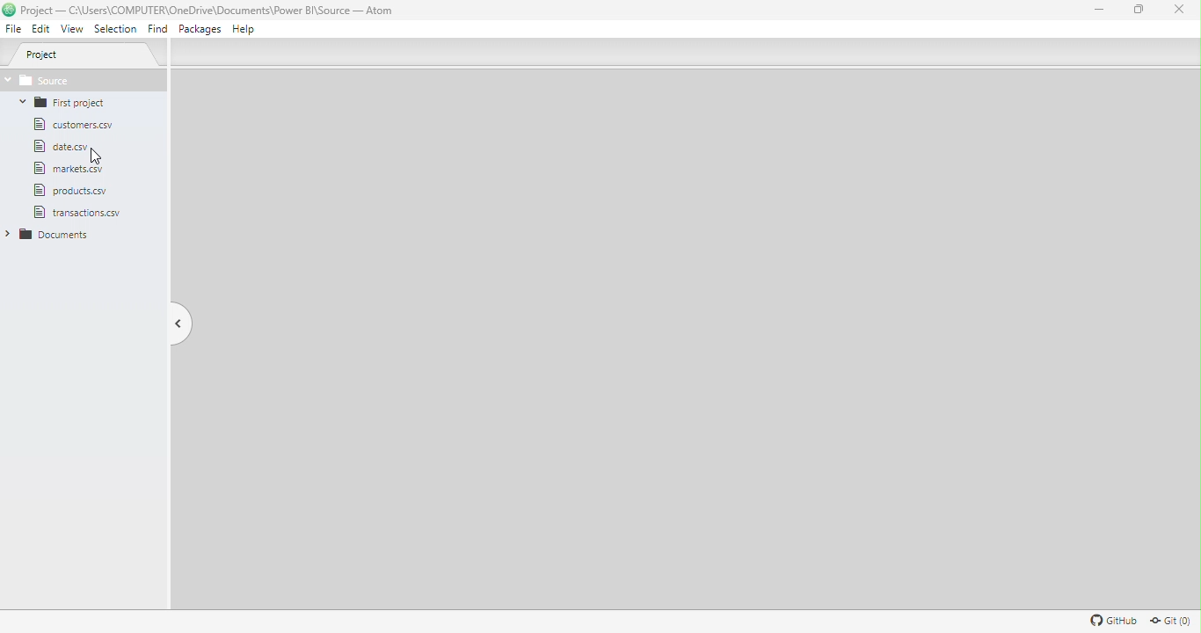 This screenshot has height=633, width=1201. I want to click on Folder, so click(49, 234).